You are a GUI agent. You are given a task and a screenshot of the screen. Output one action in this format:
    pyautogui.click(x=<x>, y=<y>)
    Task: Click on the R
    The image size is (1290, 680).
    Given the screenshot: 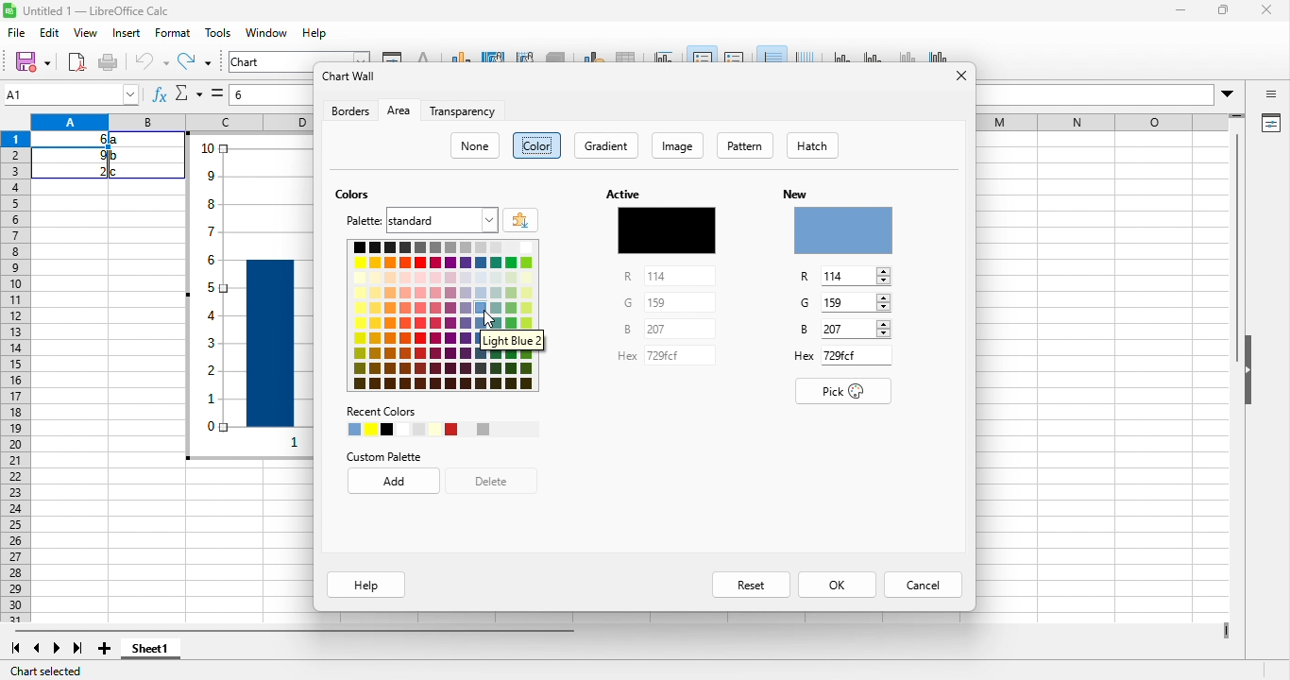 What is the action you would take?
    pyautogui.click(x=628, y=280)
    